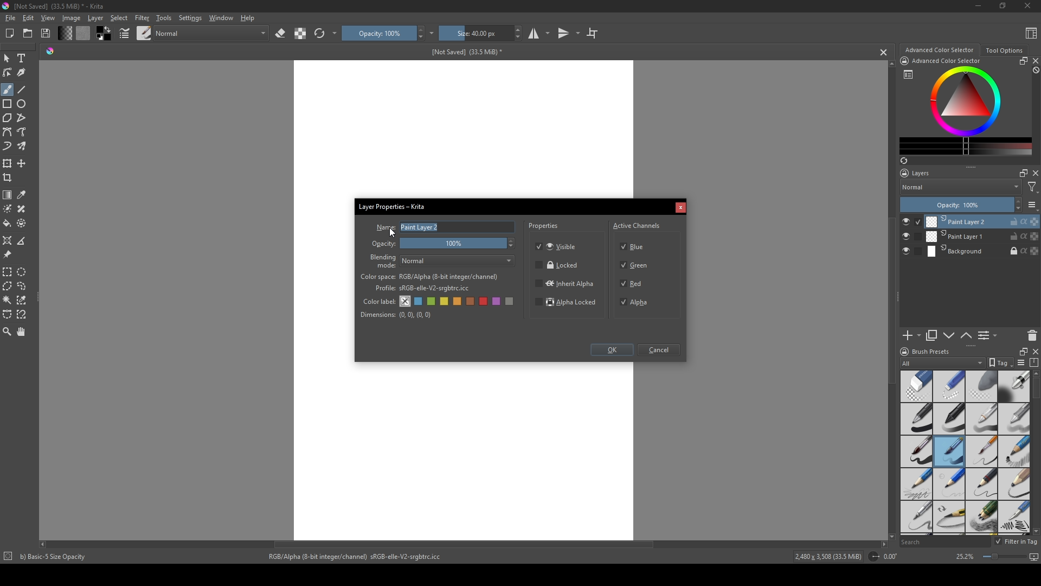  Describe the element at coordinates (142, 18) in the screenshot. I see `Filter` at that location.